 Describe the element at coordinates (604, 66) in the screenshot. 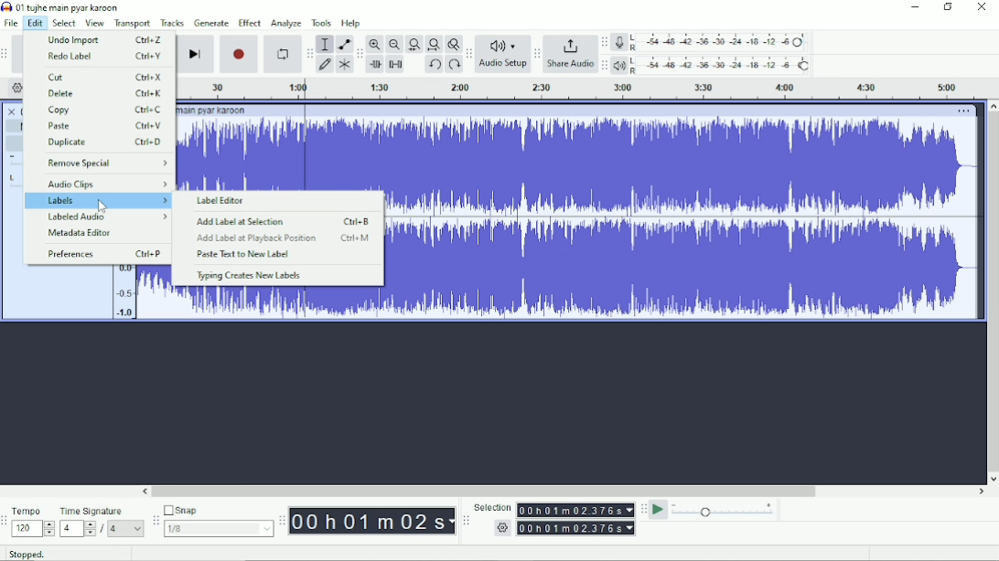

I see `Audacity playback meter toolbar` at that location.